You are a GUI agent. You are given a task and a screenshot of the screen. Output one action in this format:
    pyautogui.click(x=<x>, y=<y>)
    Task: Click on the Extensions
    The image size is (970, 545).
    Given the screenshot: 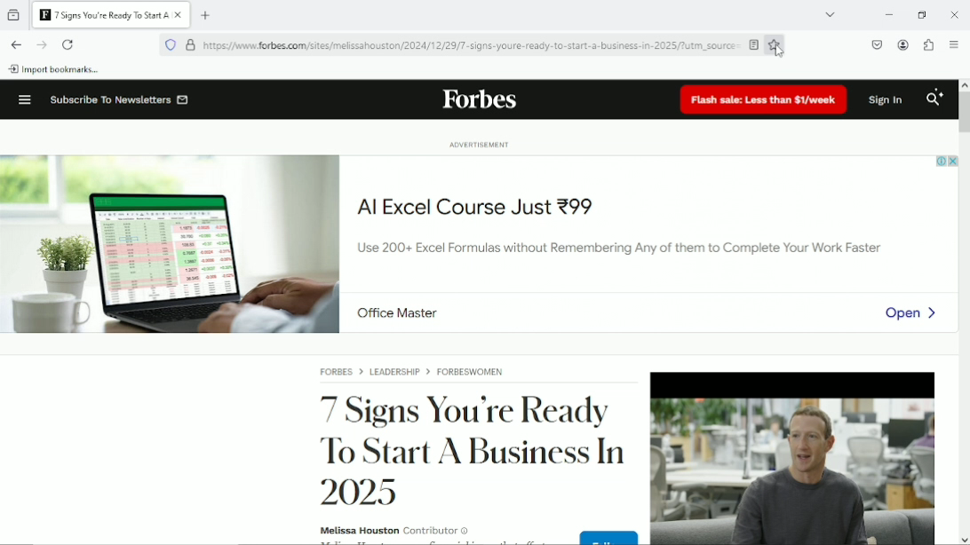 What is the action you would take?
    pyautogui.click(x=929, y=44)
    